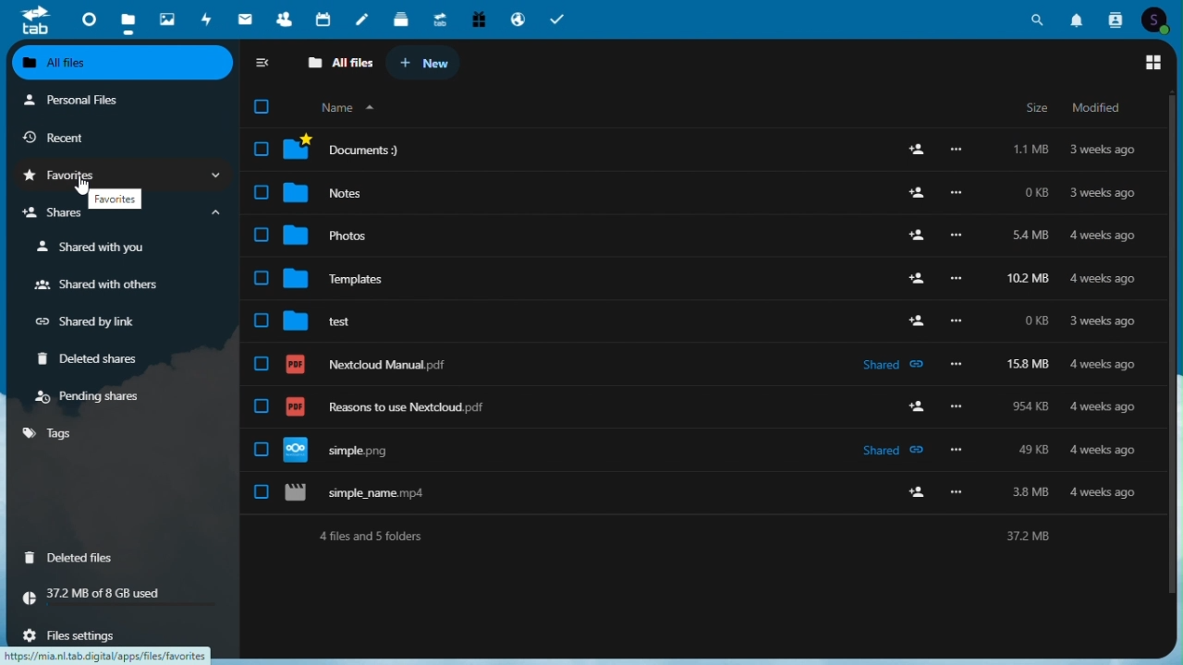 This screenshot has width=1183, height=665. What do you see at coordinates (341, 63) in the screenshot?
I see `all files` at bounding box center [341, 63].